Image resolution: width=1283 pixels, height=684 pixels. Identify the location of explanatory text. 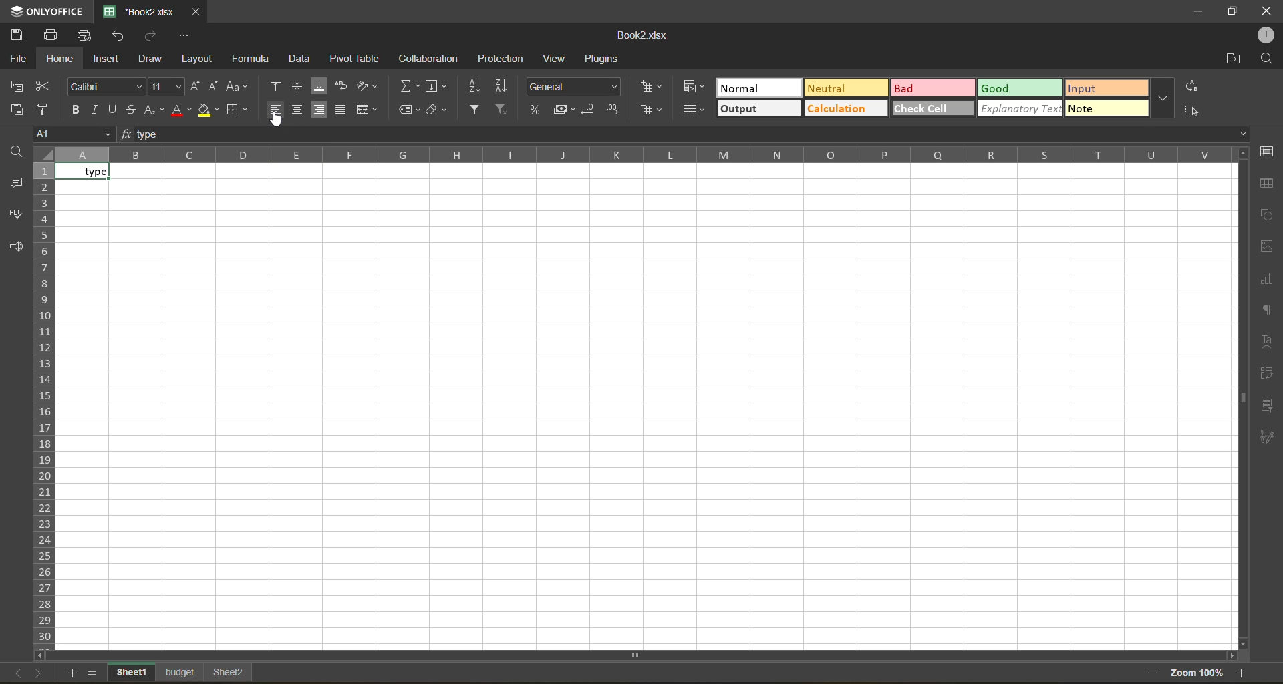
(1022, 110).